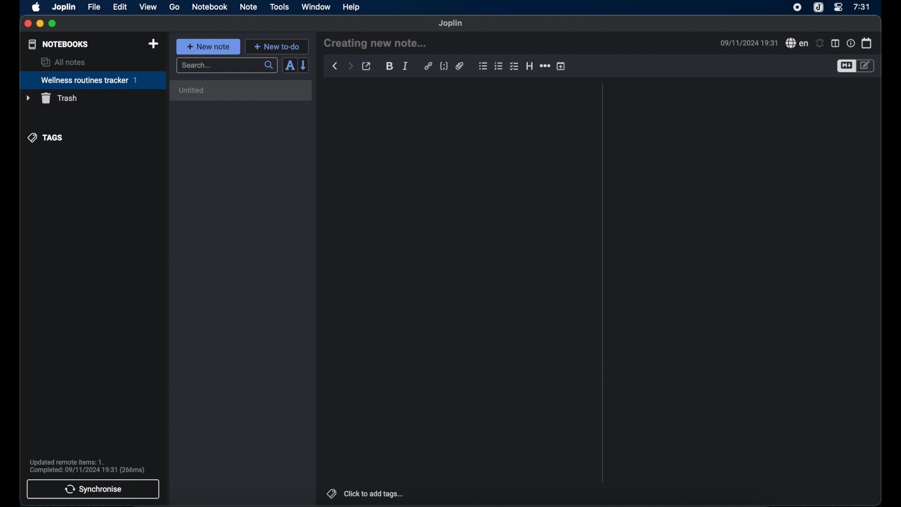  Describe the element at coordinates (46, 138) in the screenshot. I see `tags` at that location.